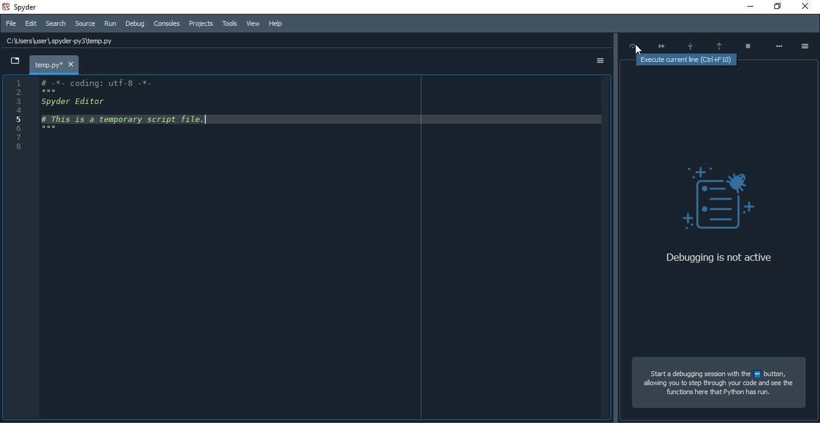 The image size is (820, 423). Describe the element at coordinates (637, 52) in the screenshot. I see `cursor` at that location.